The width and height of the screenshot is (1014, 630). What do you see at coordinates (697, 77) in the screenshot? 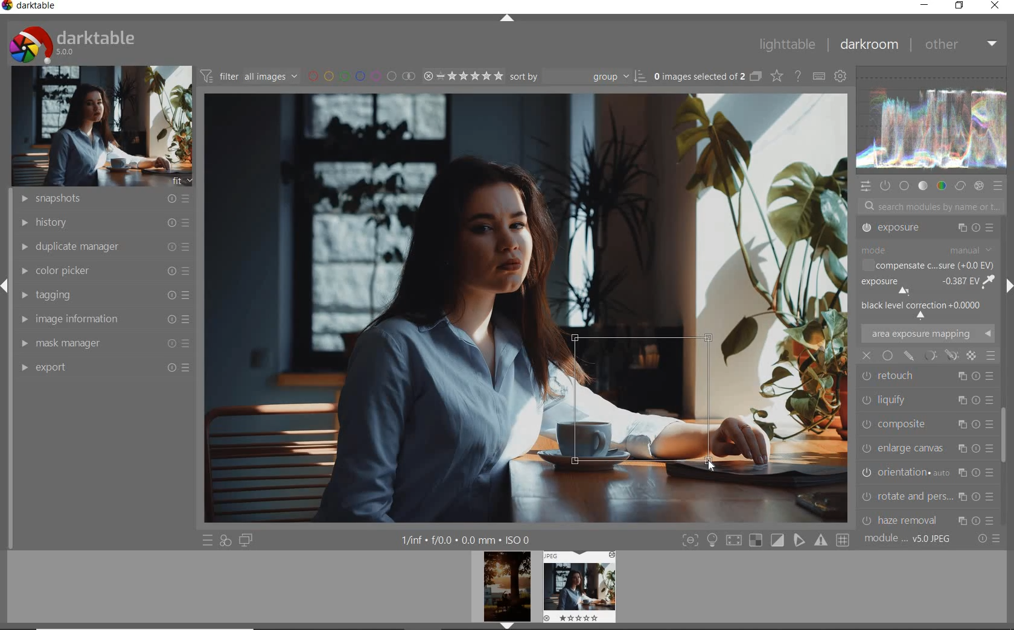
I see `SELECTED IMAGES` at bounding box center [697, 77].